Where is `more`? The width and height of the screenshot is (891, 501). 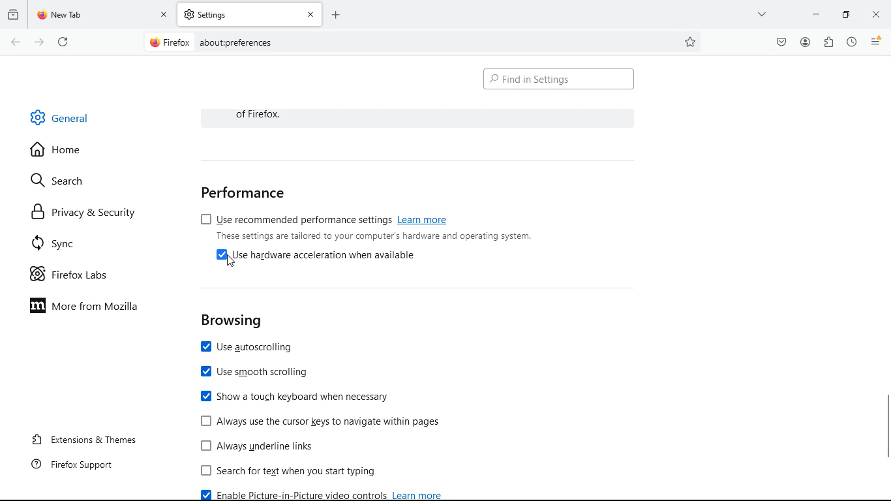 more is located at coordinates (763, 14).